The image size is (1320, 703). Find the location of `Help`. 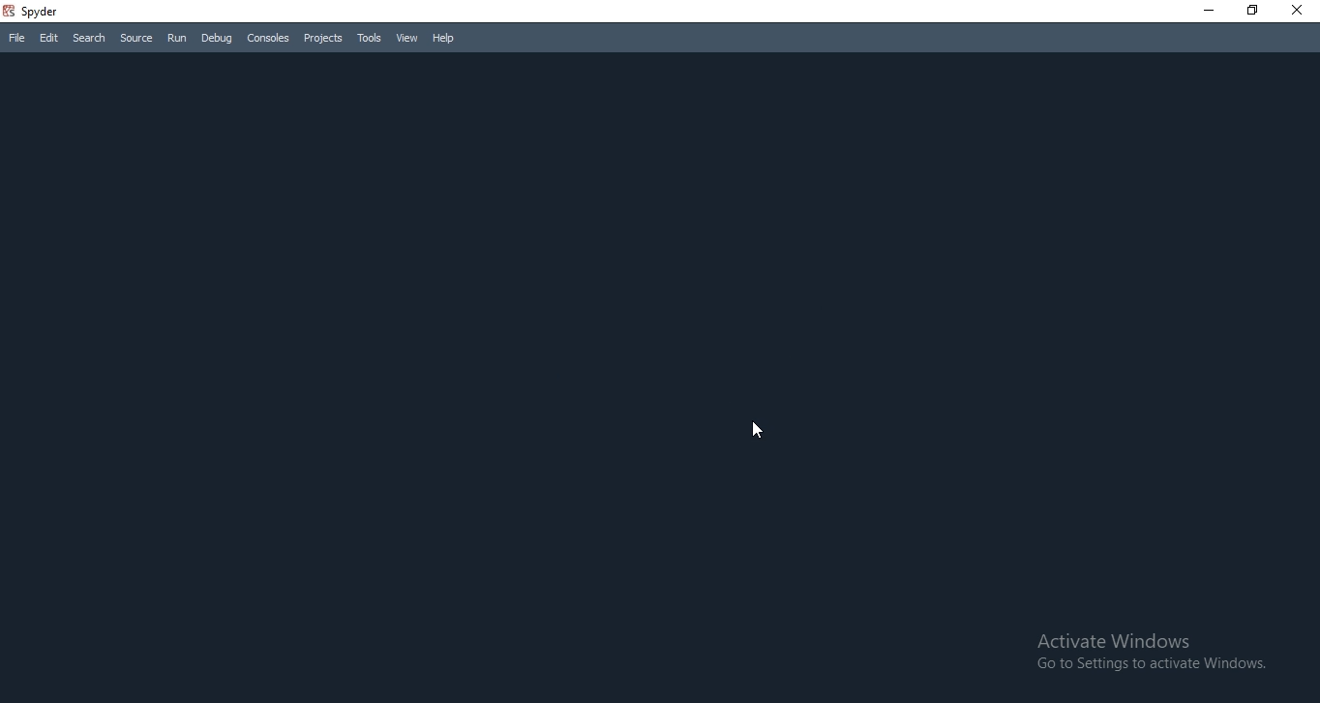

Help is located at coordinates (445, 41).